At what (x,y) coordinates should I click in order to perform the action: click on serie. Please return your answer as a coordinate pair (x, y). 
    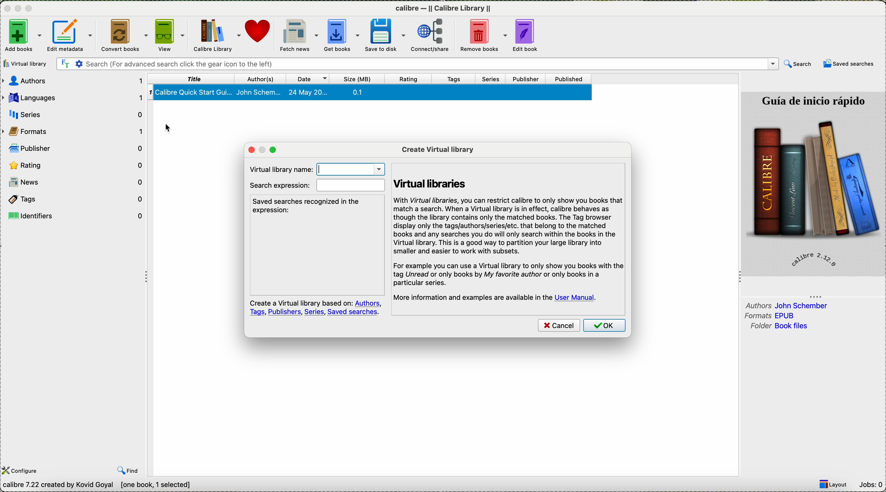
    Looking at the image, I should click on (75, 113).